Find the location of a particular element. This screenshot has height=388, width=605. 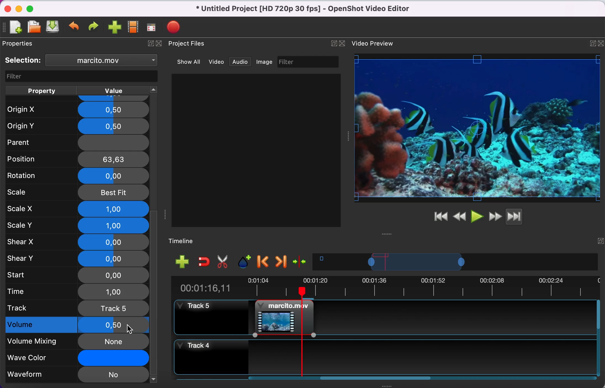

time 1 is located at coordinates (78, 291).